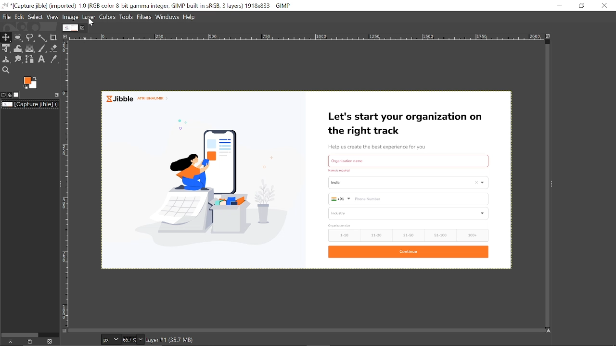 This screenshot has height=346, width=616. What do you see at coordinates (29, 342) in the screenshot?
I see `Create a new display for this image` at bounding box center [29, 342].